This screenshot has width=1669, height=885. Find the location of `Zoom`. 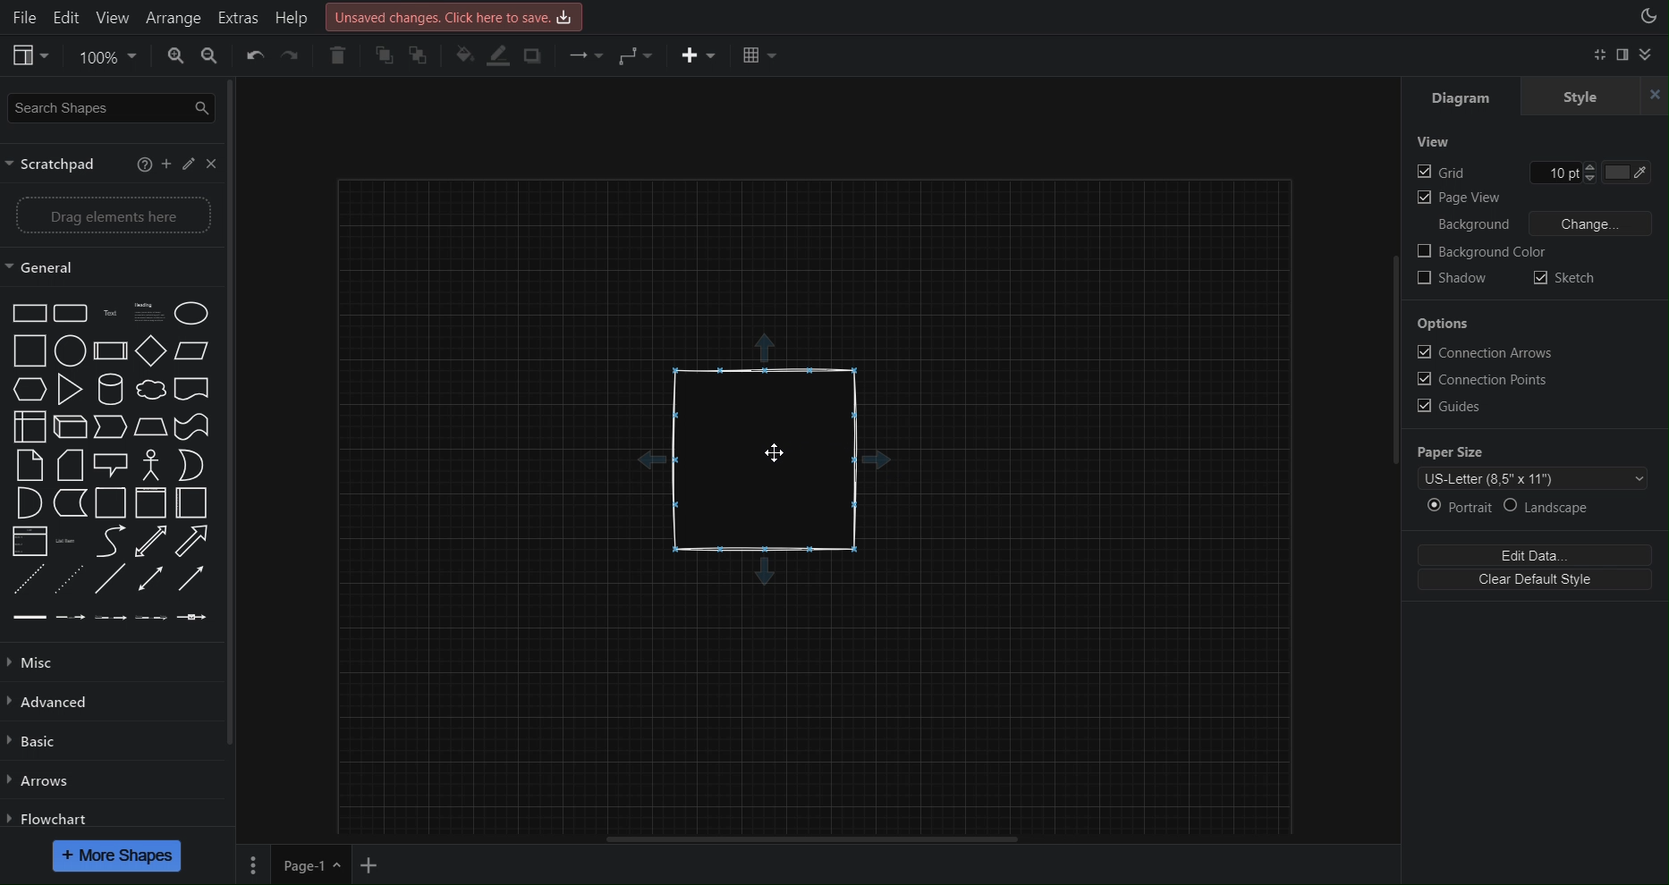

Zoom is located at coordinates (109, 57).